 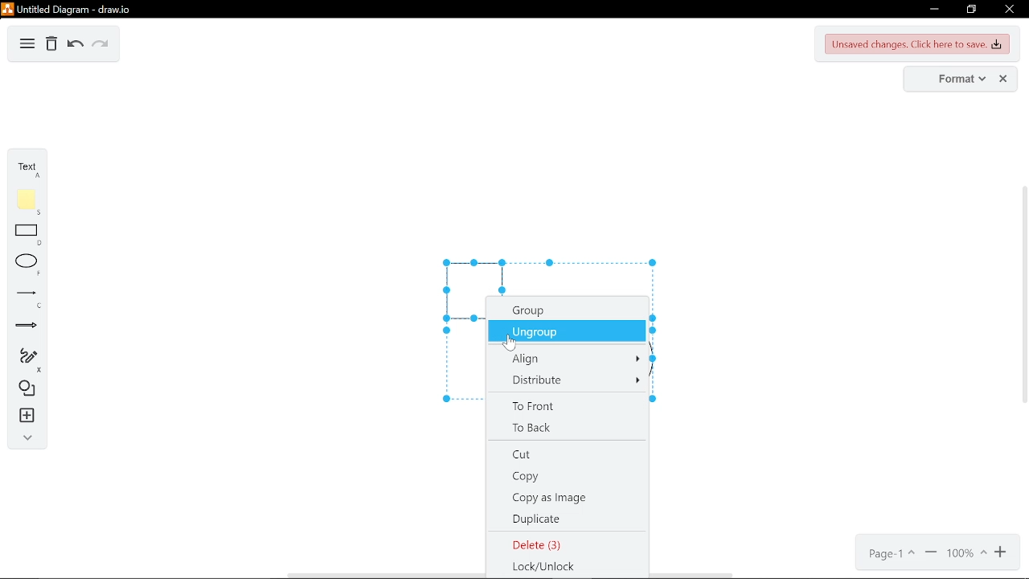 What do you see at coordinates (52, 46) in the screenshot?
I see `delete` at bounding box center [52, 46].